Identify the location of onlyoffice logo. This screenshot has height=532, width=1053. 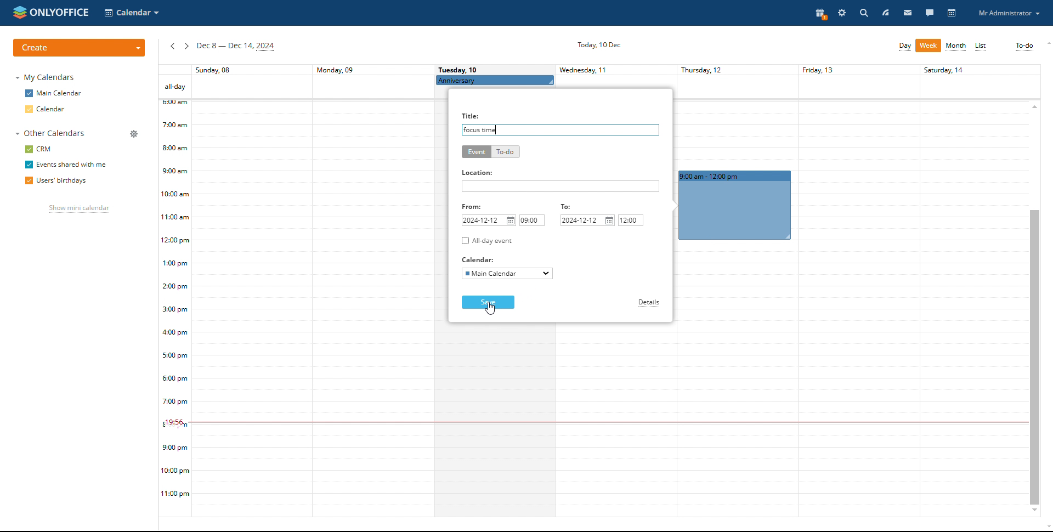
(19, 12).